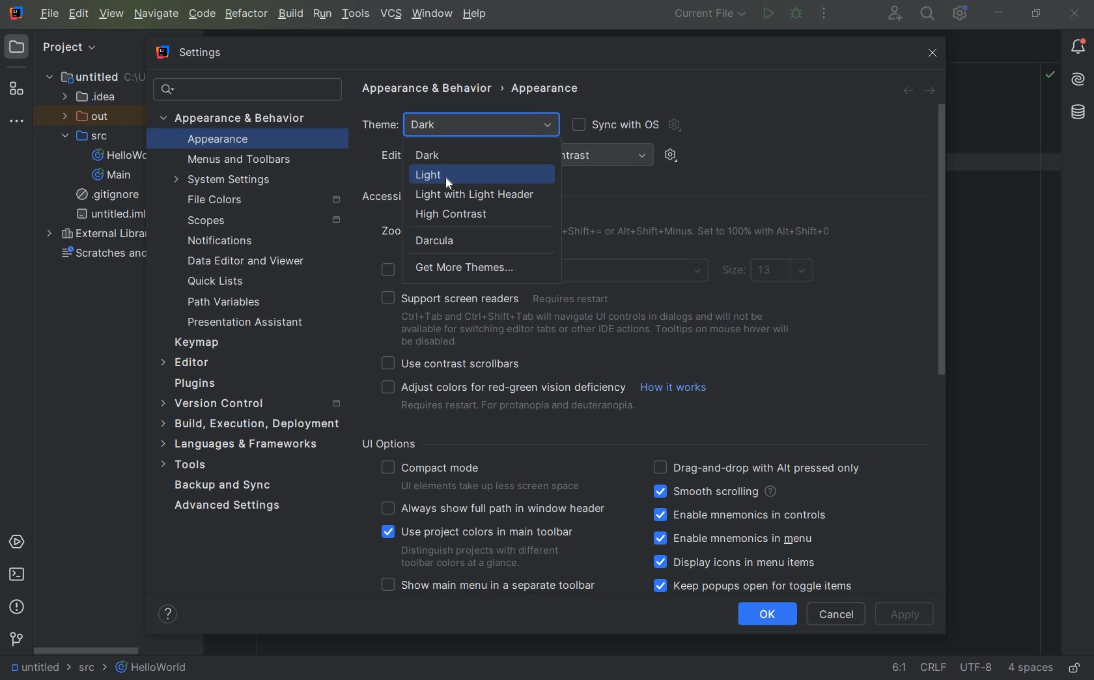 This screenshot has width=1094, height=680. What do you see at coordinates (254, 140) in the screenshot?
I see `APPEARANCE(selected)` at bounding box center [254, 140].